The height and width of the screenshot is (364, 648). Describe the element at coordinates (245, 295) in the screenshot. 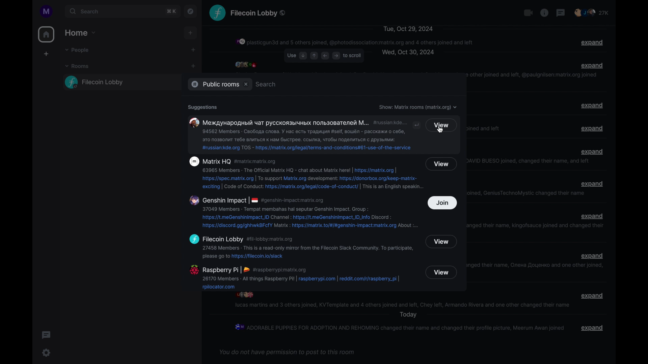

I see `participants` at that location.